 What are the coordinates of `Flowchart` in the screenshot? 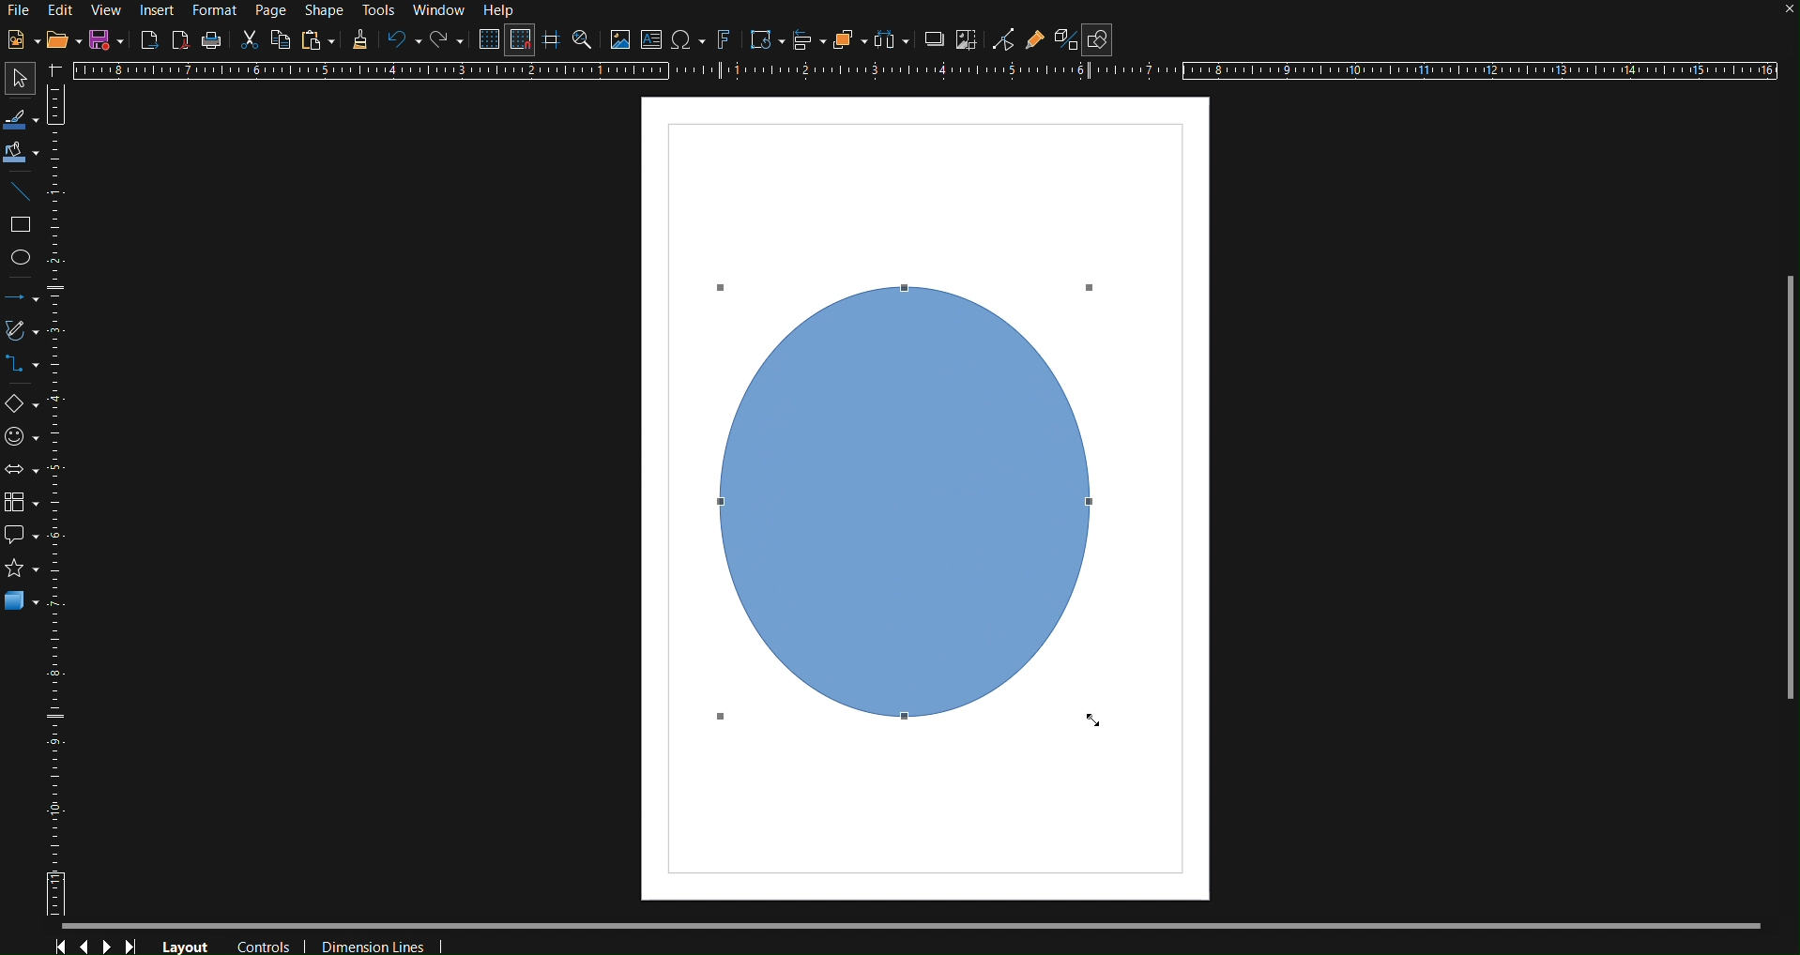 It's located at (26, 499).